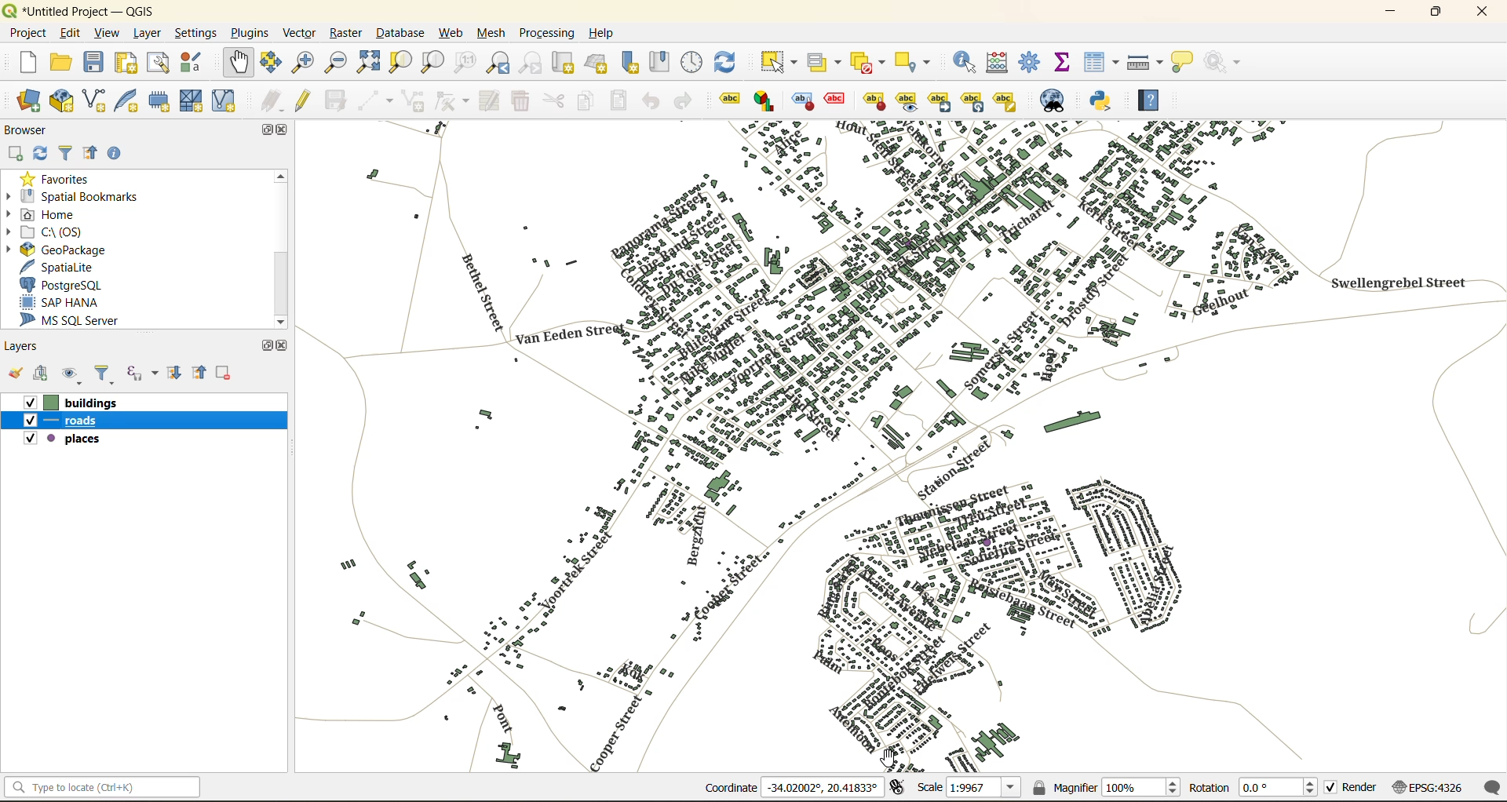  Describe the element at coordinates (567, 64) in the screenshot. I see `new map view` at that location.